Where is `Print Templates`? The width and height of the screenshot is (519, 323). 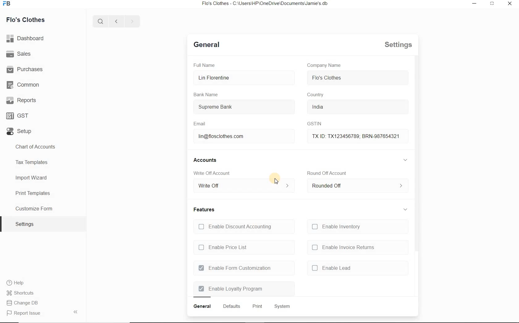
Print Templates is located at coordinates (32, 193).